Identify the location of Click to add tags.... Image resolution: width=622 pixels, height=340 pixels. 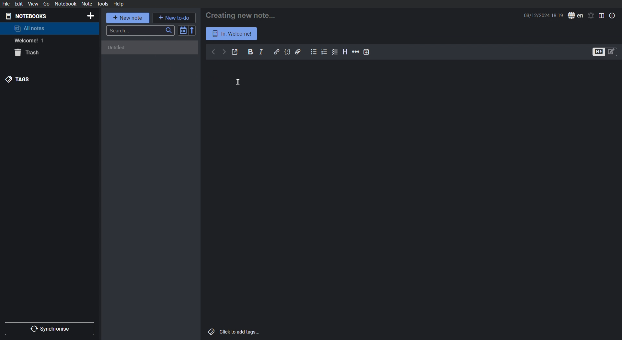
(233, 332).